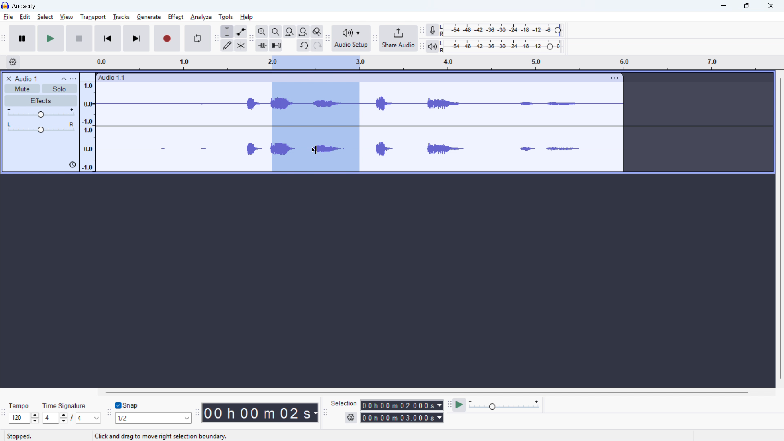  What do you see at coordinates (350, 78) in the screenshot?
I see `Audio 1:1` at bounding box center [350, 78].